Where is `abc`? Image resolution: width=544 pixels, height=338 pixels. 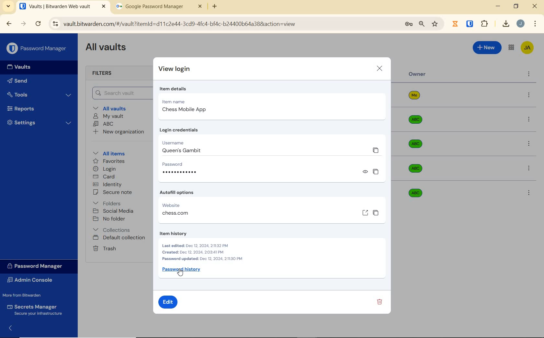
abc is located at coordinates (420, 144).